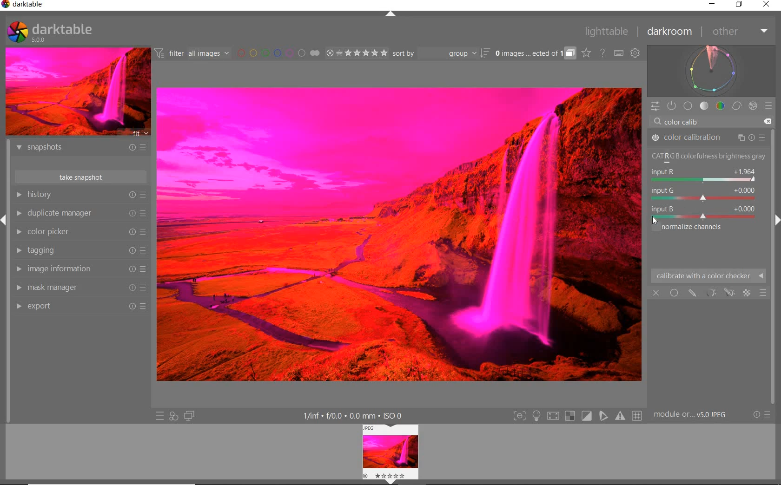 This screenshot has width=781, height=485. I want to click on UNIFORMLY, so click(674, 293).